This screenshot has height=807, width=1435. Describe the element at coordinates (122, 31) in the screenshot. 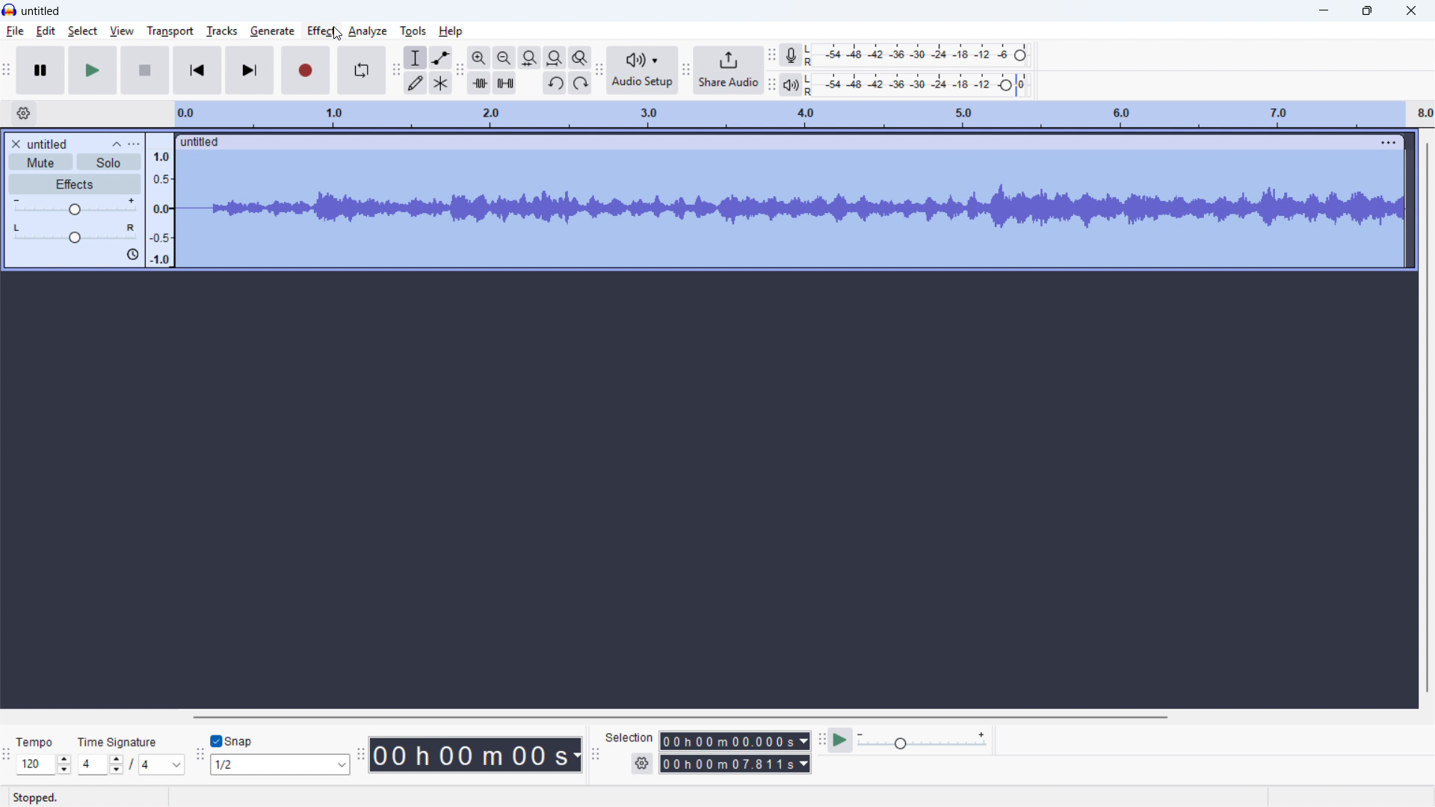

I see `view` at that location.